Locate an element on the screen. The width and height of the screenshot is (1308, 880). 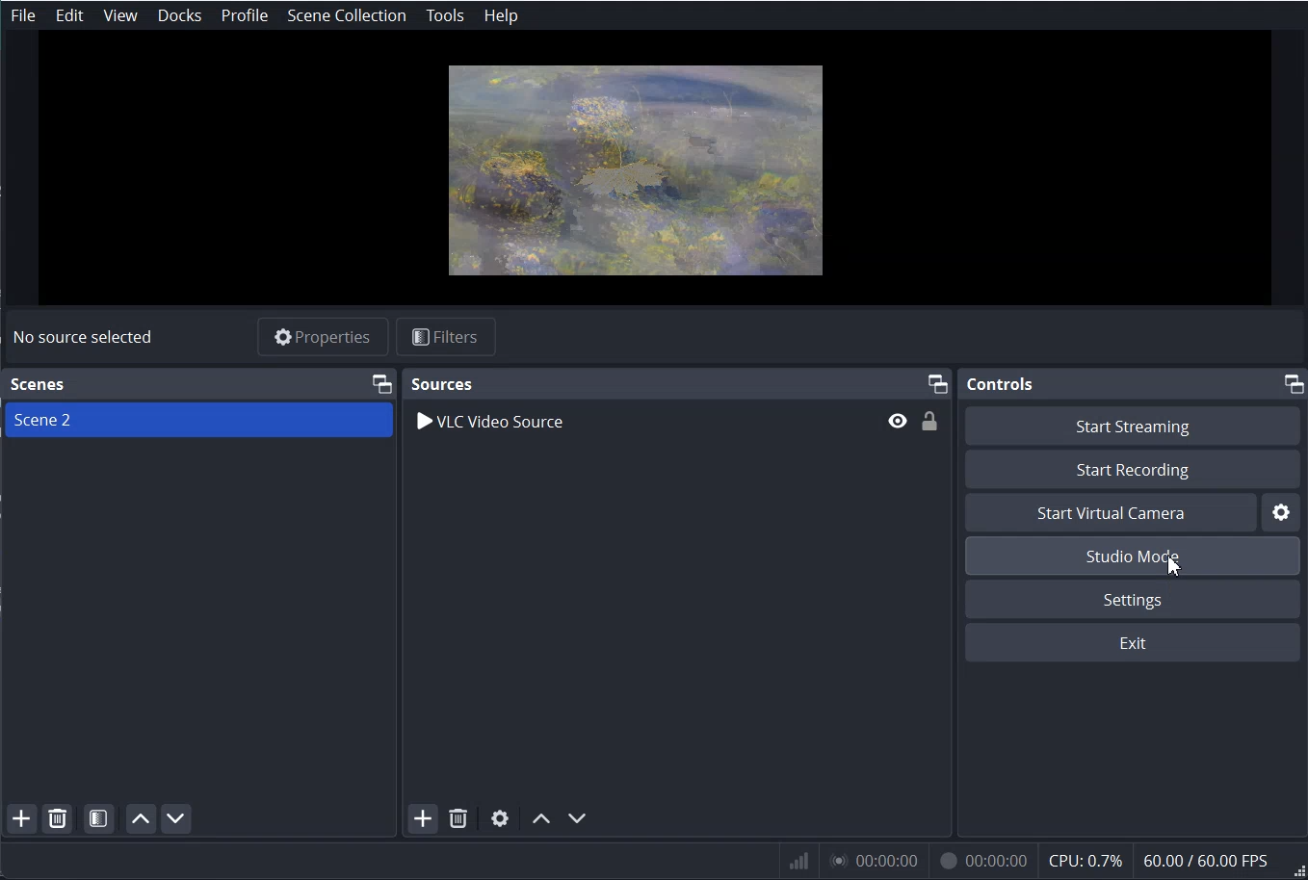
Scene is located at coordinates (40, 384).